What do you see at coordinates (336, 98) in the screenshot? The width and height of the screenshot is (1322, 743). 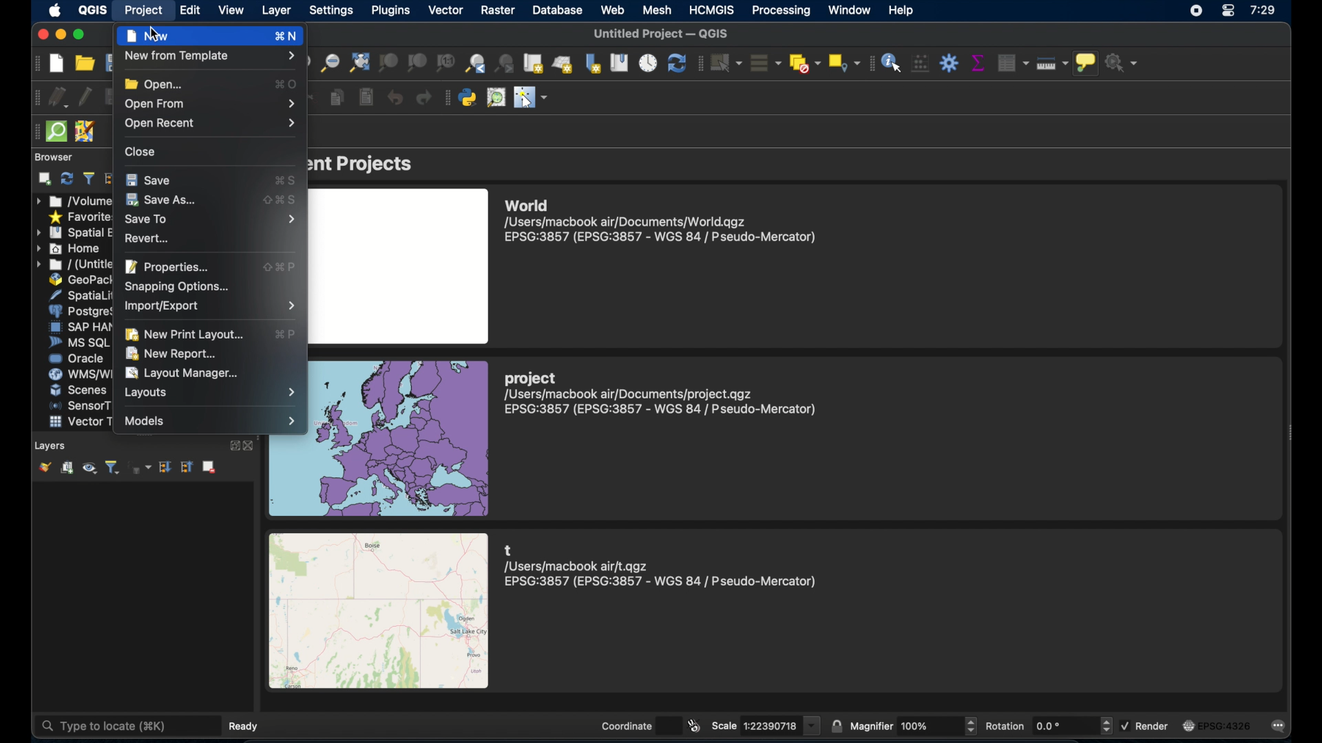 I see `copy features` at bounding box center [336, 98].